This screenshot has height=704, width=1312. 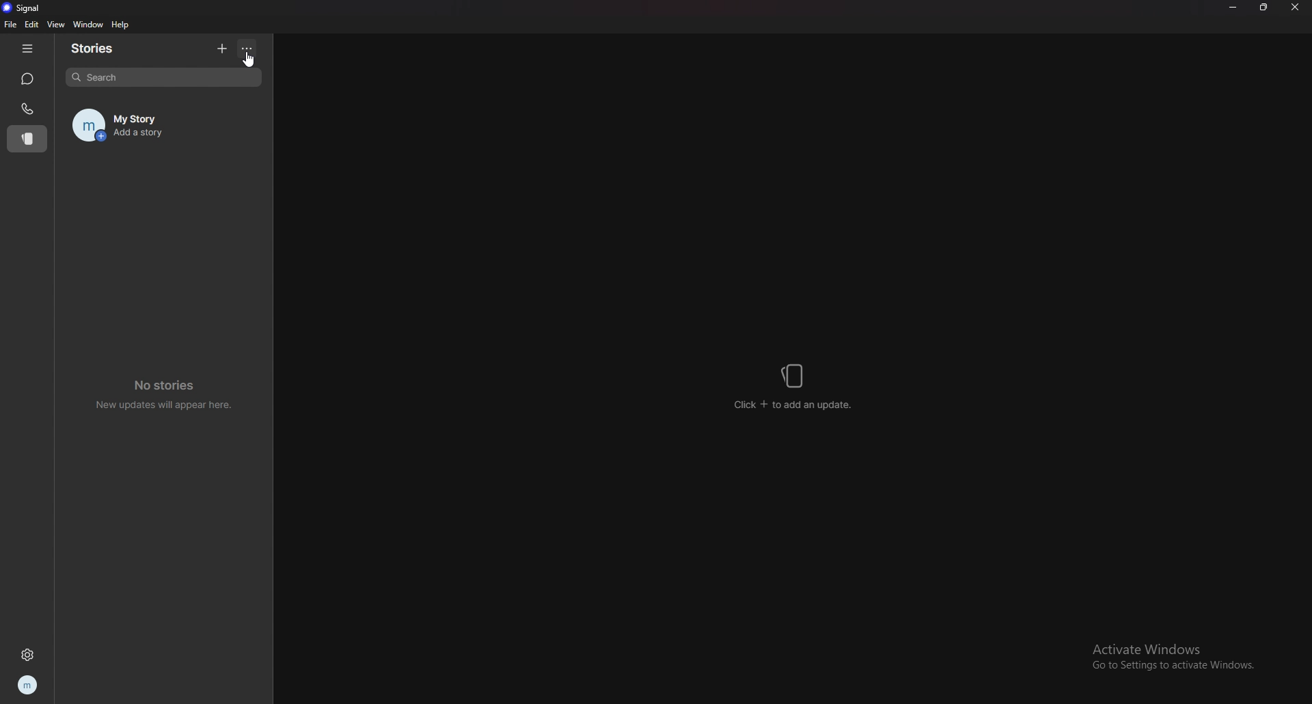 What do you see at coordinates (10, 25) in the screenshot?
I see `file` at bounding box center [10, 25].